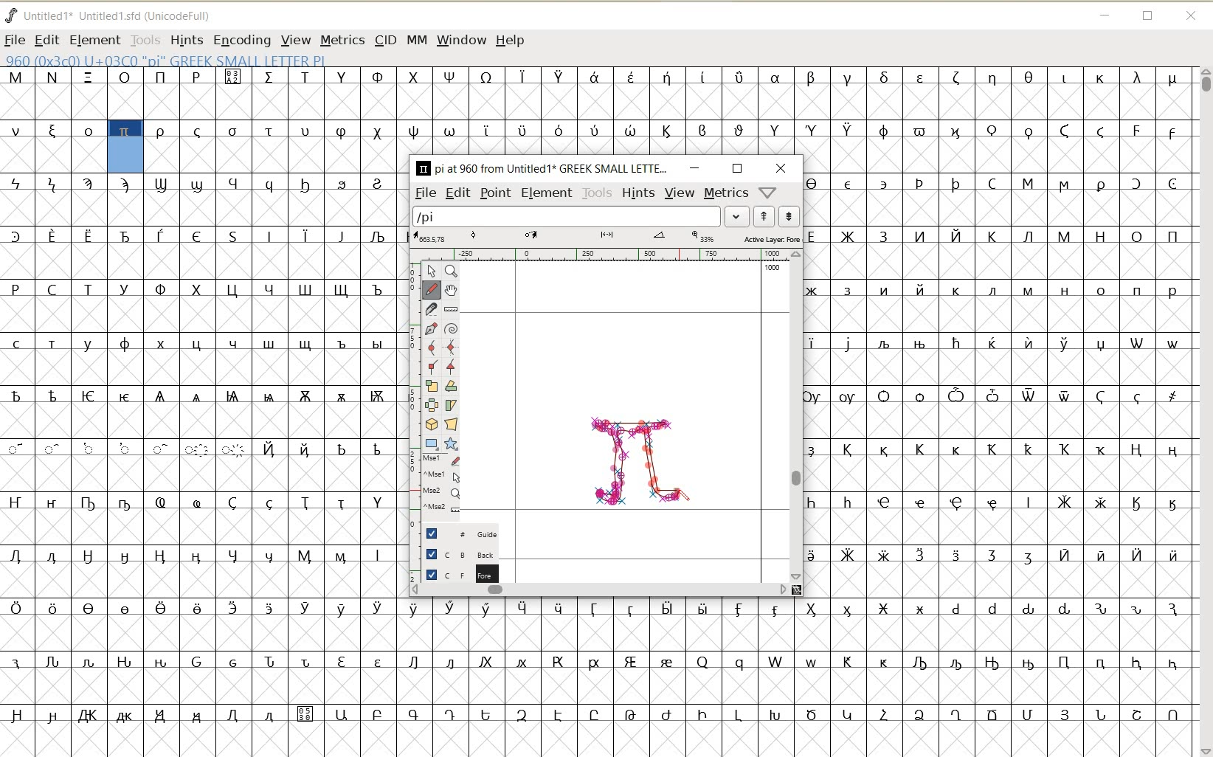 This screenshot has width=1213, height=757. What do you see at coordinates (342, 39) in the screenshot?
I see `METRICS` at bounding box center [342, 39].